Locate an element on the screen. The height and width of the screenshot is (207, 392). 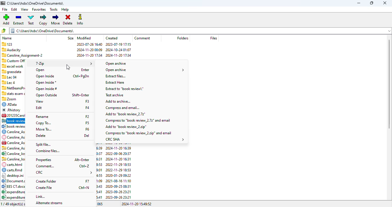
 is located at coordinates (385, 3).